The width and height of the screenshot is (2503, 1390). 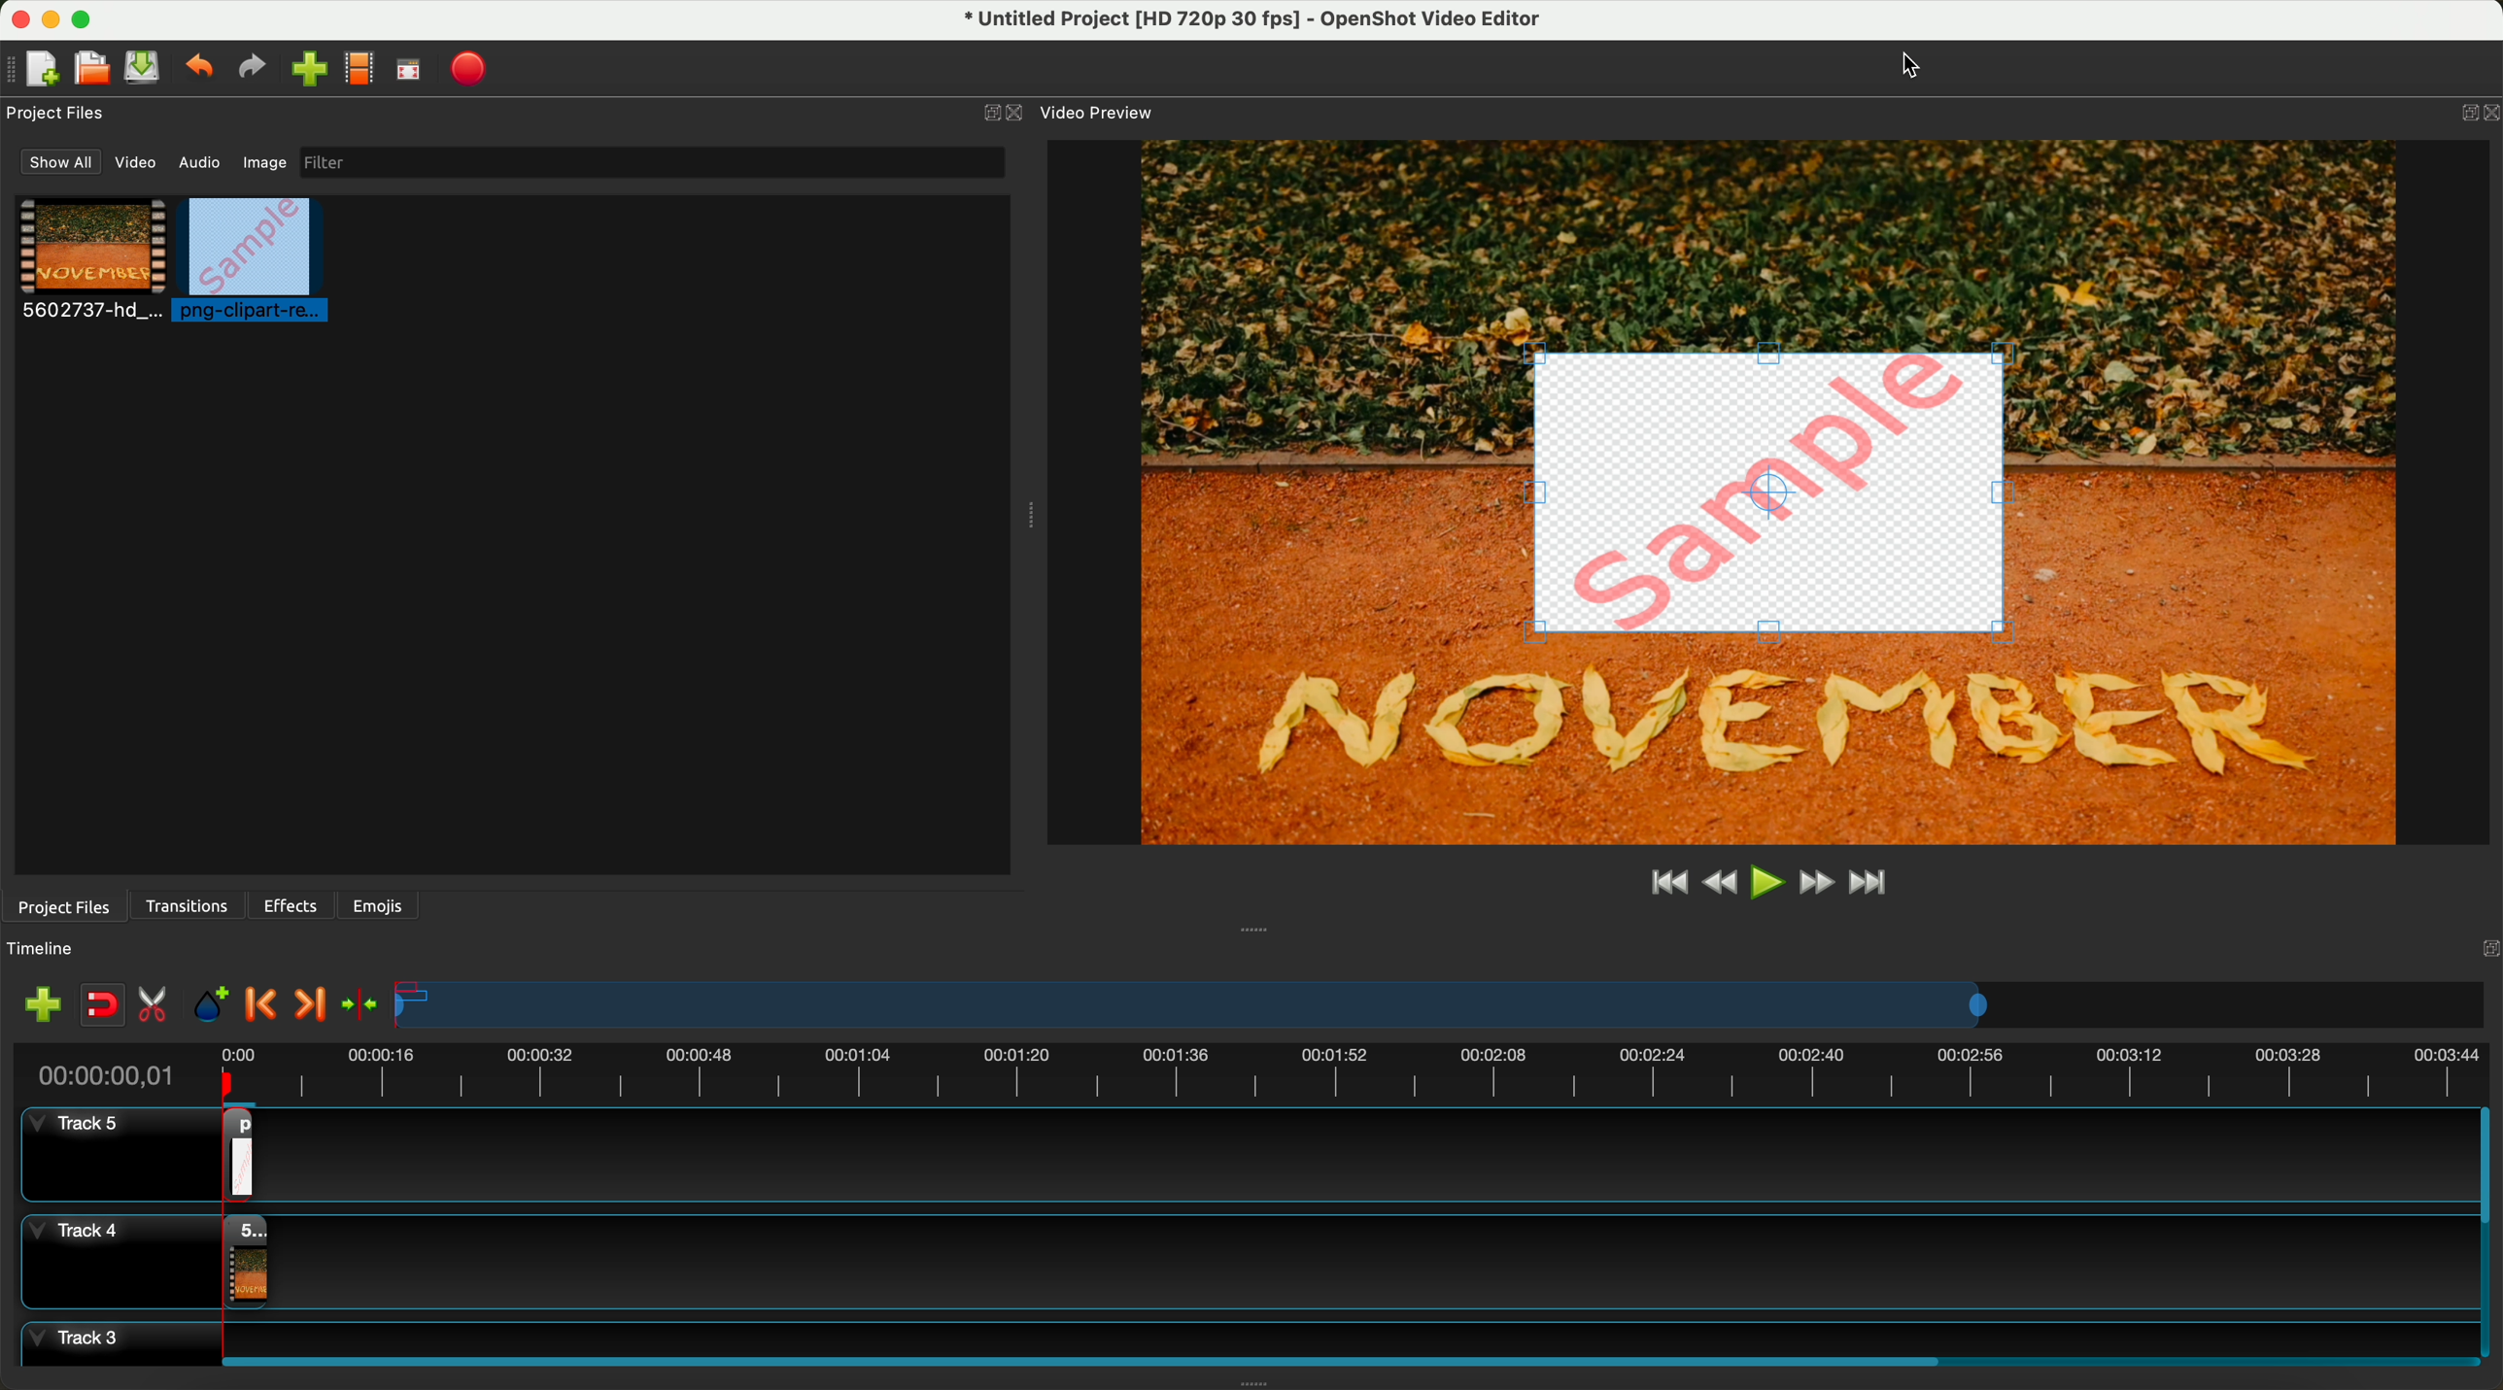 I want to click on BUTTON, so click(x=2464, y=108).